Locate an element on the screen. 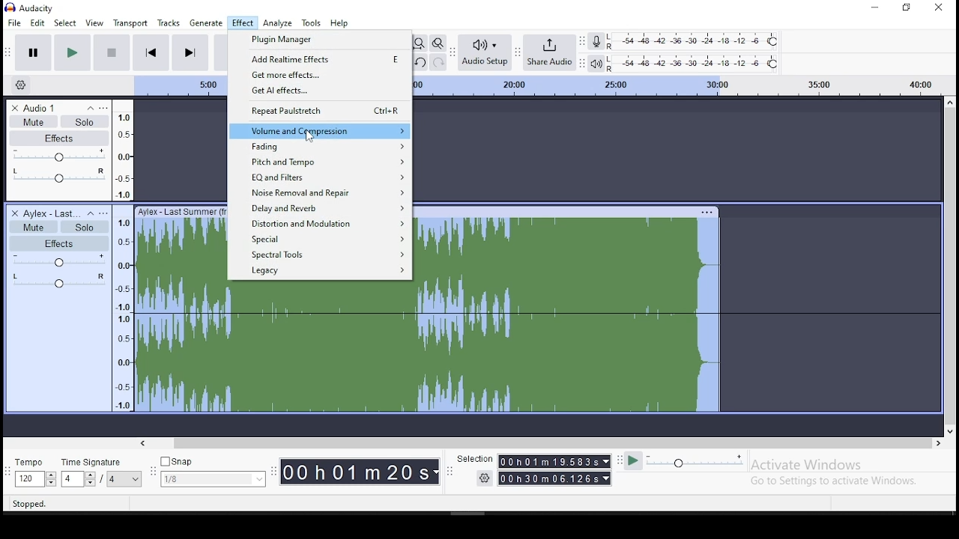  selection is located at coordinates (474, 460).